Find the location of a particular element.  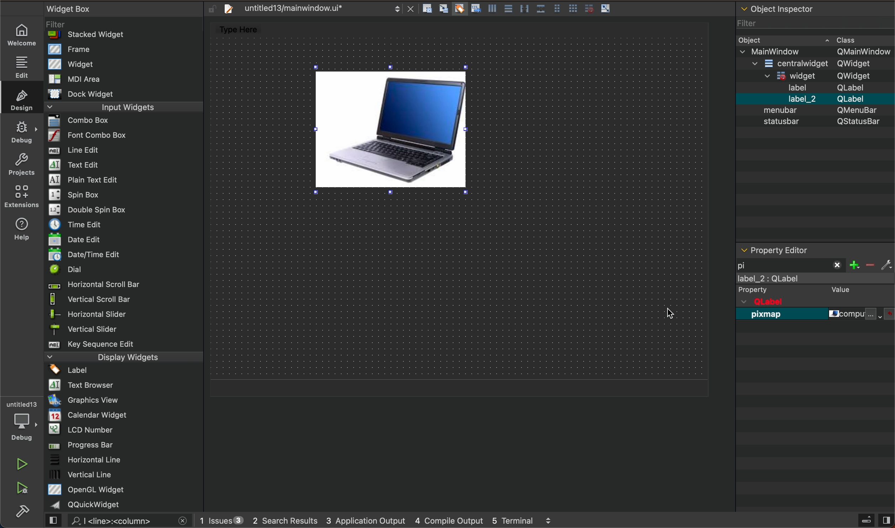

debugger is located at coordinates (21, 420).